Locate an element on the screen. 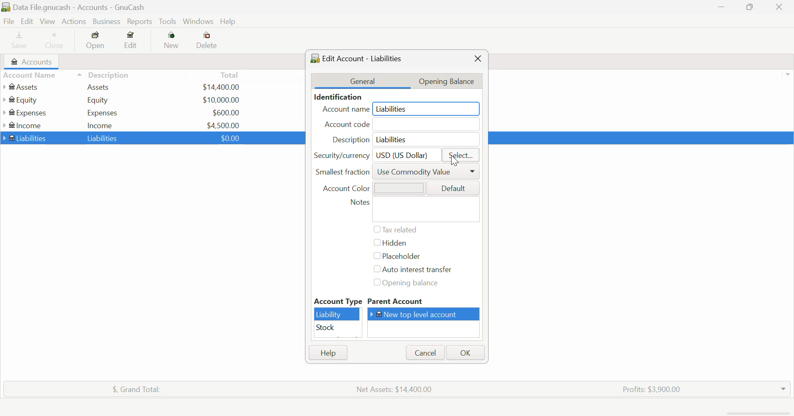 The image size is (794, 416). Total is located at coordinates (230, 74).